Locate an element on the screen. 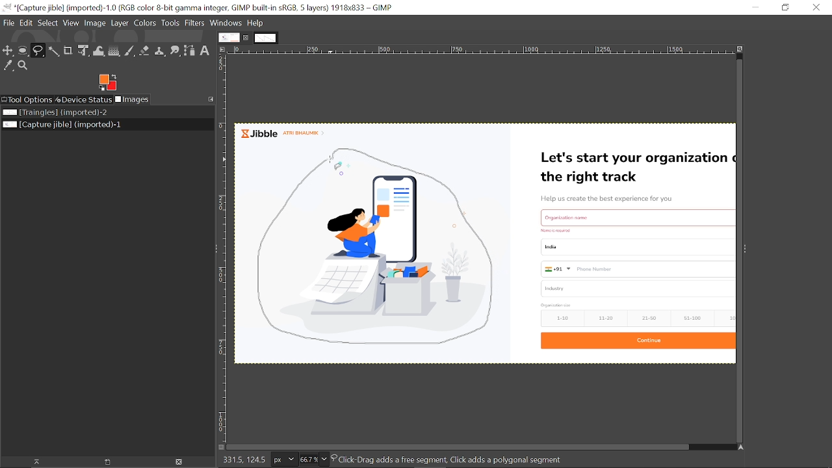  Free select tool is located at coordinates (39, 51).